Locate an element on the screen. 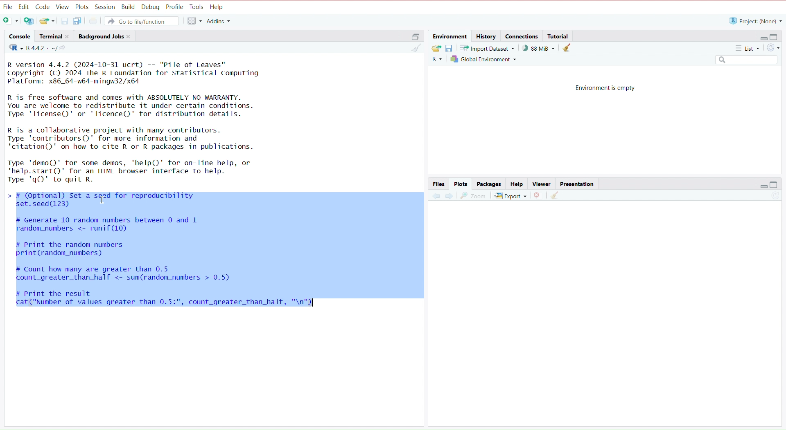  File is located at coordinates (8, 7).